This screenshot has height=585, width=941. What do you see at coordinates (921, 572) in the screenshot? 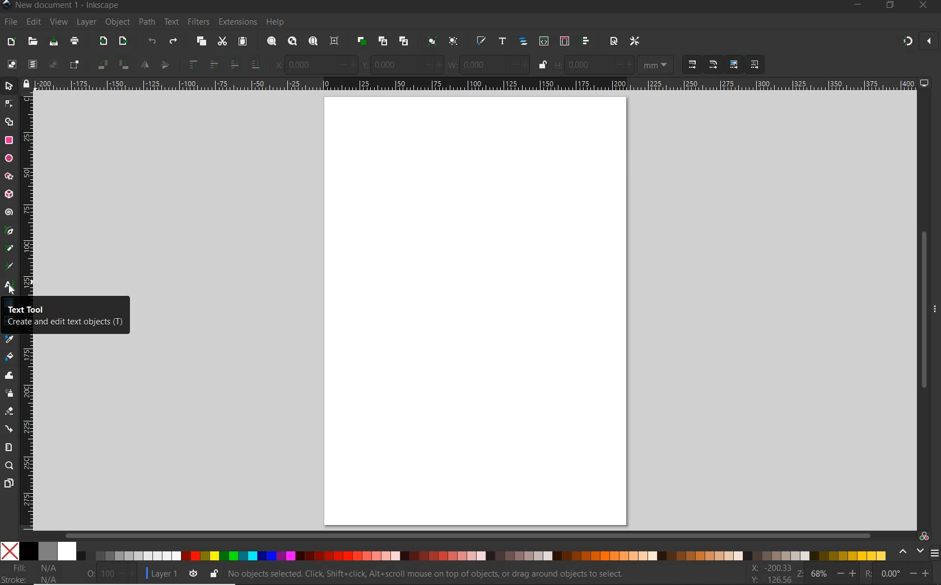
I see `increase/decrease` at bounding box center [921, 572].